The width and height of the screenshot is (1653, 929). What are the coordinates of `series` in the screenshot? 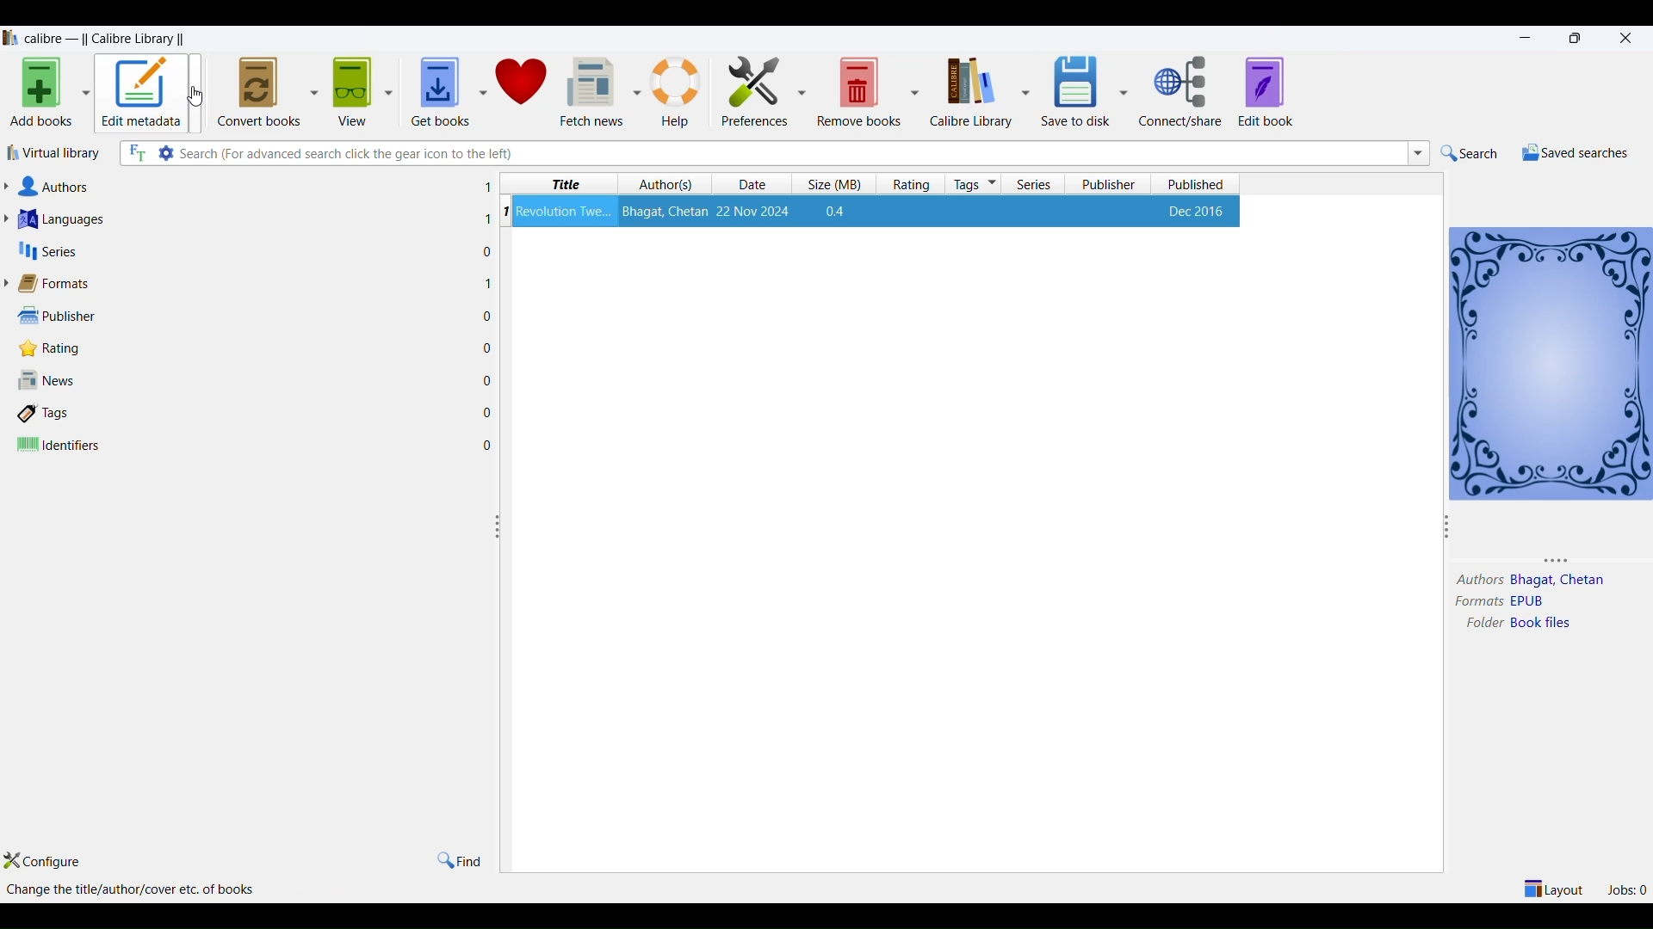 It's located at (1037, 184).